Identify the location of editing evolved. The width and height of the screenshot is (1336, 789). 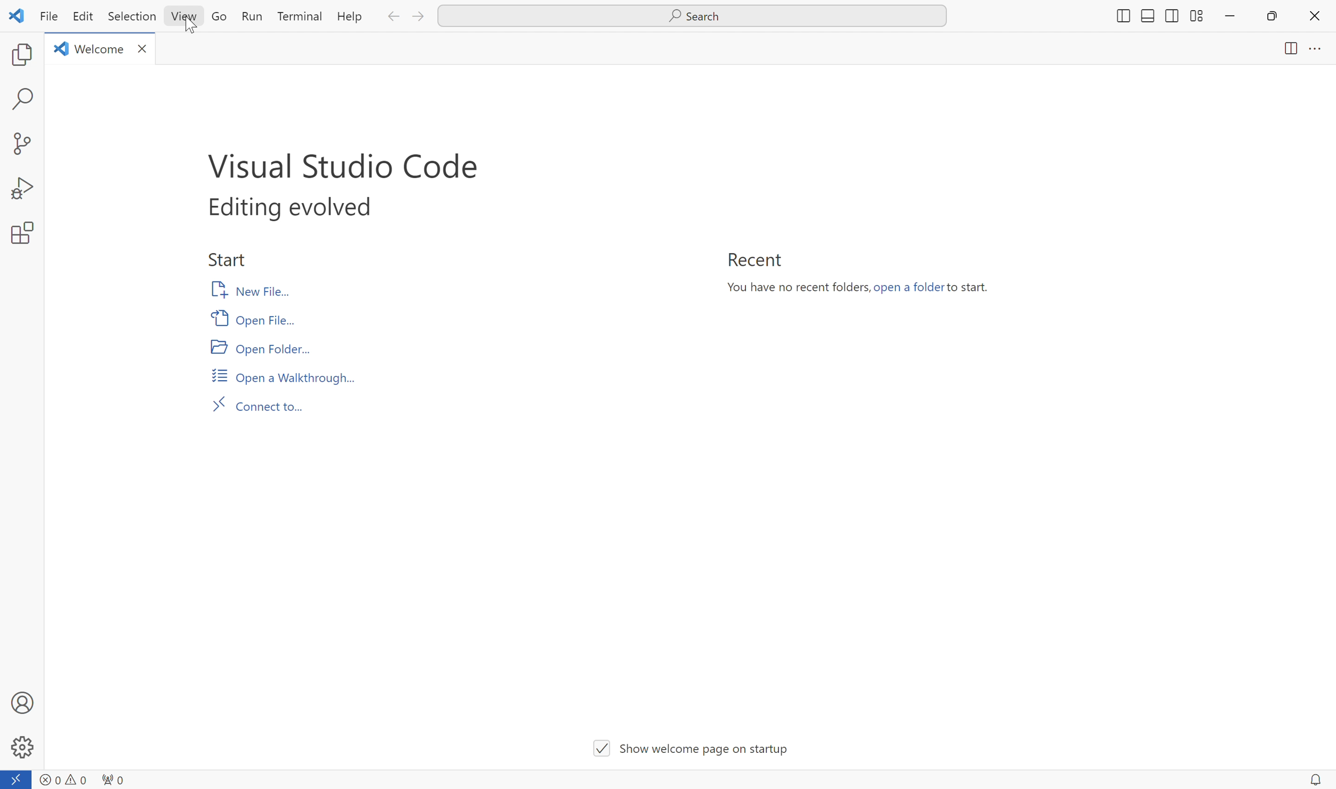
(298, 207).